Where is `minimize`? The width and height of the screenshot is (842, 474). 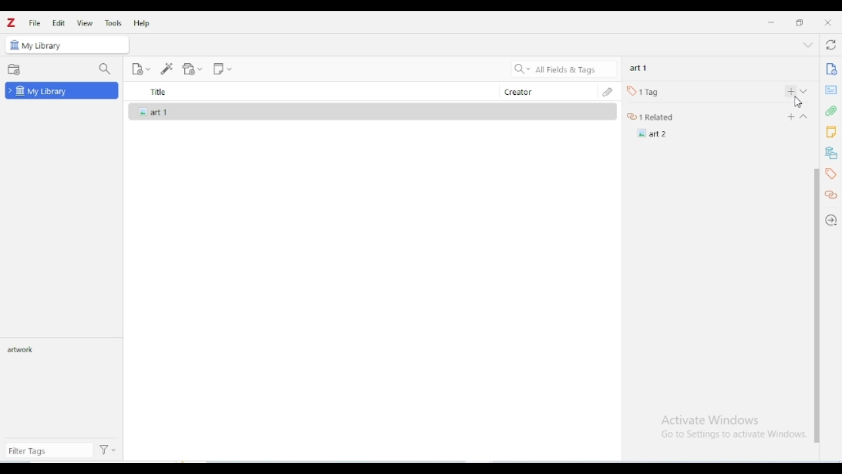 minimize is located at coordinates (771, 22).